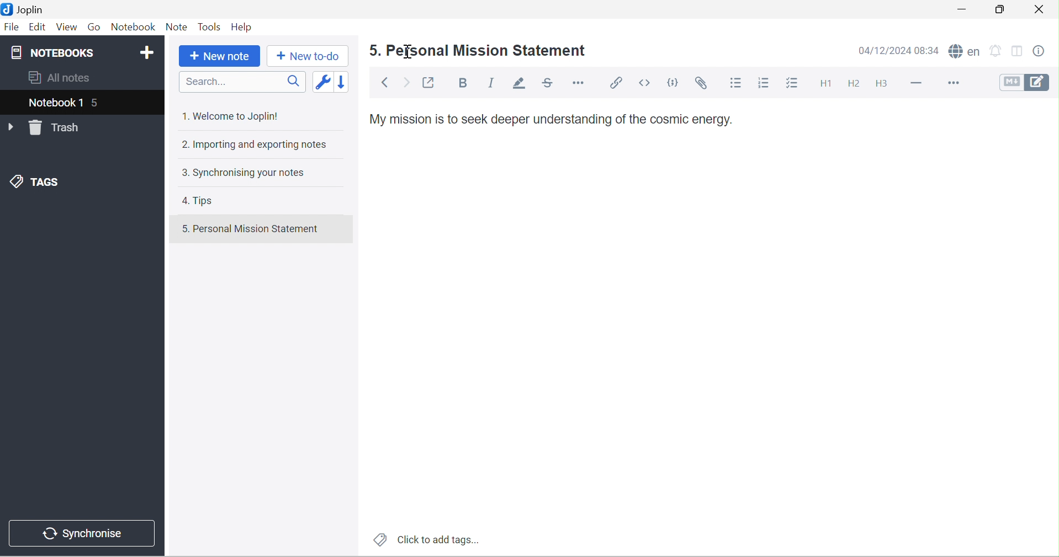  I want to click on NOTEBOOKS, so click(56, 51).